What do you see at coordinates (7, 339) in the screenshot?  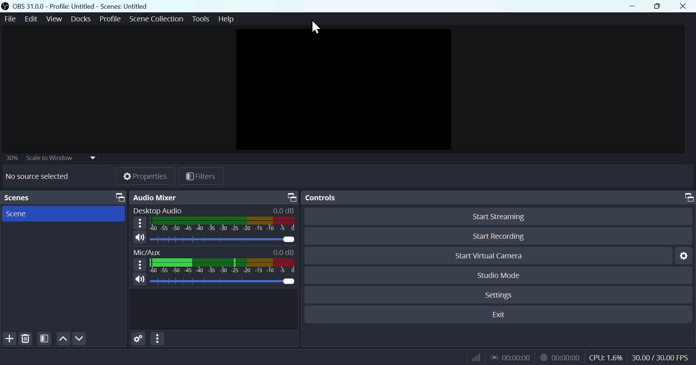 I see `Add` at bounding box center [7, 339].